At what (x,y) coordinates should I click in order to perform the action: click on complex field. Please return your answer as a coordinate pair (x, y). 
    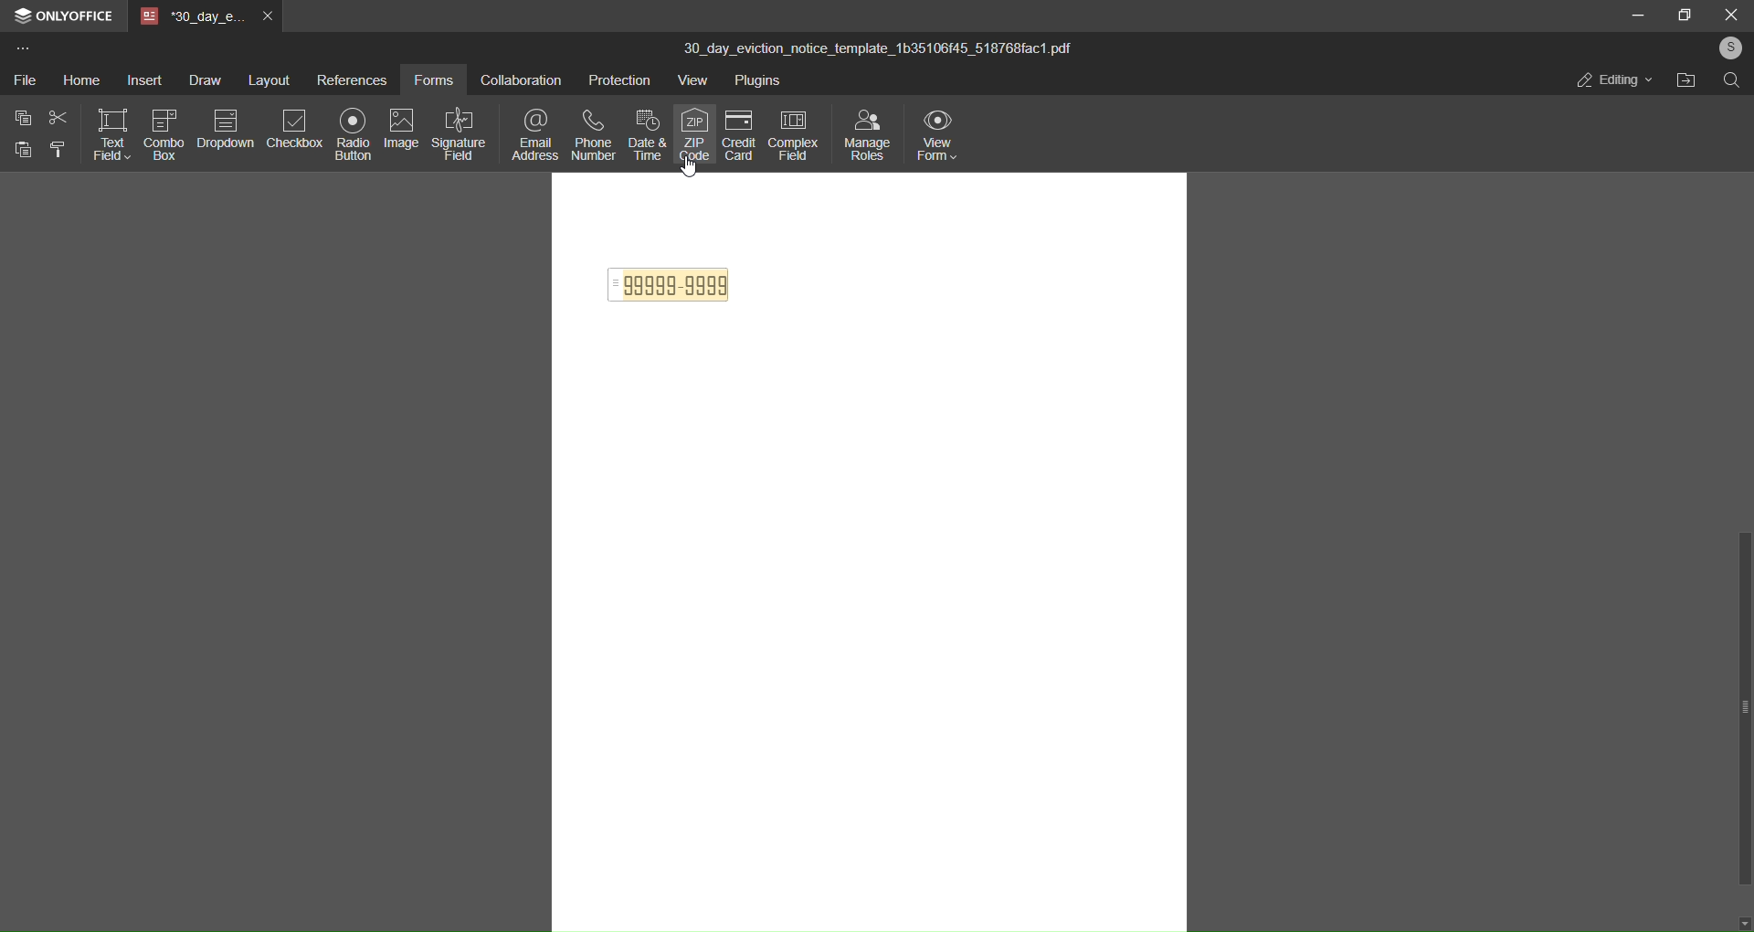
    Looking at the image, I should click on (792, 132).